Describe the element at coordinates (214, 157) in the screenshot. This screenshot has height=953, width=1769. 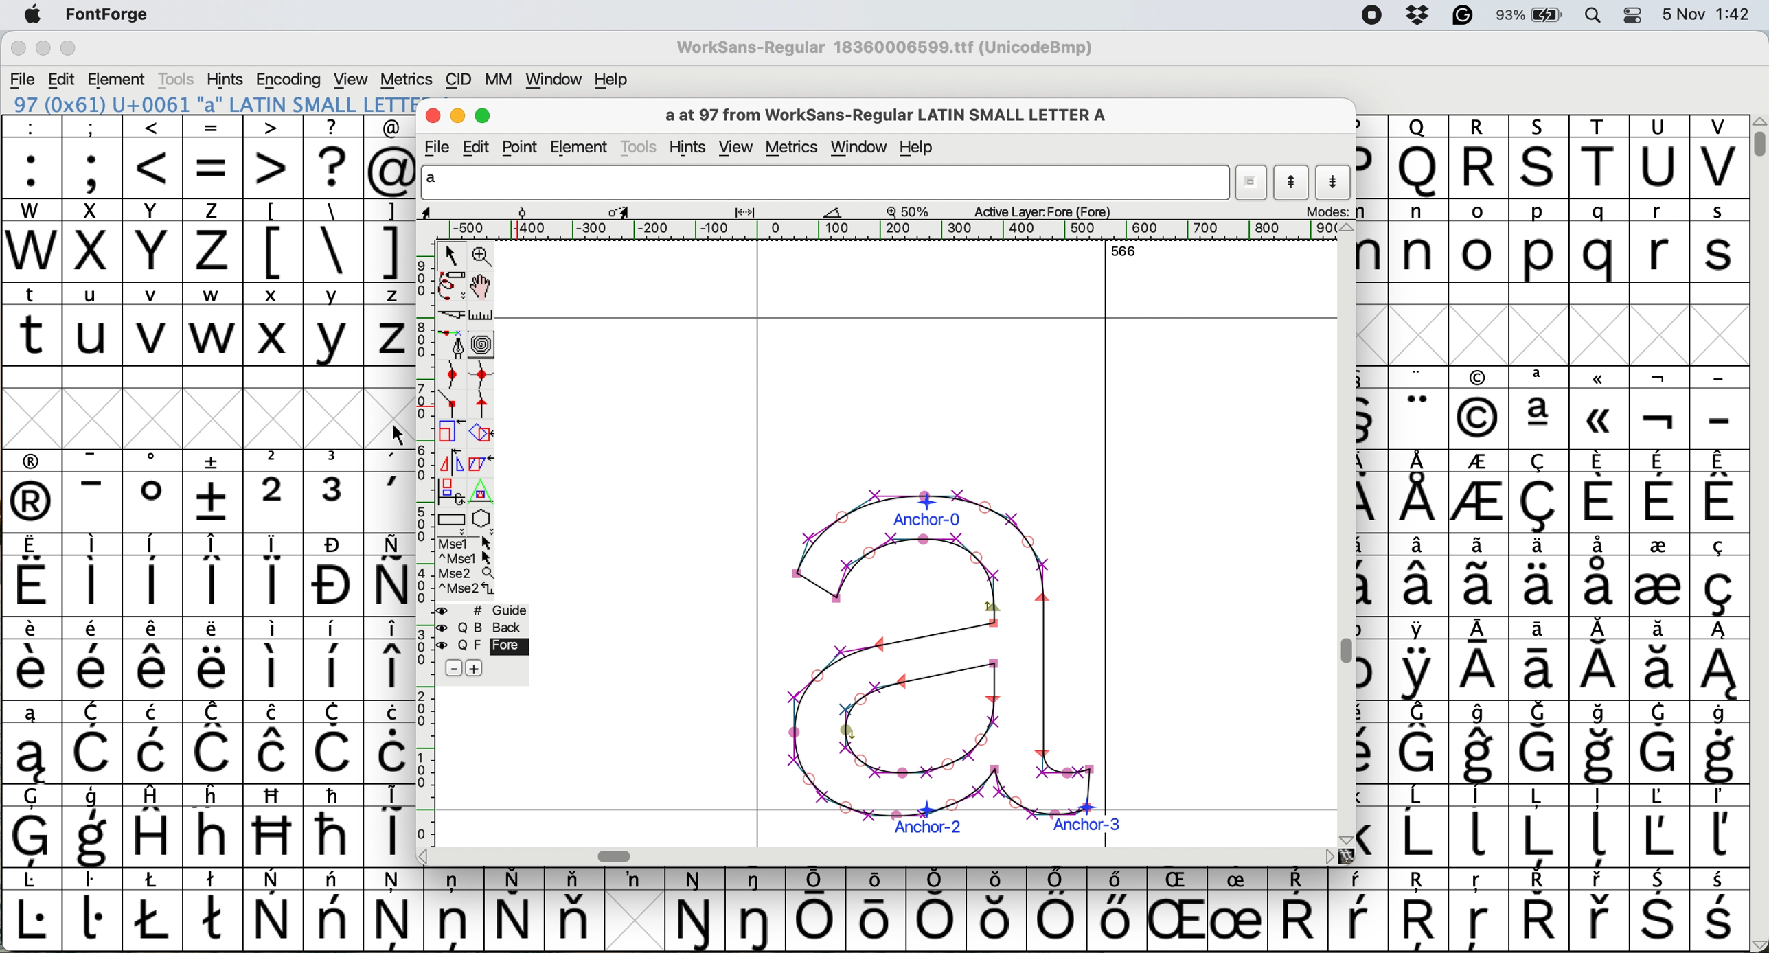
I see `=` at that location.